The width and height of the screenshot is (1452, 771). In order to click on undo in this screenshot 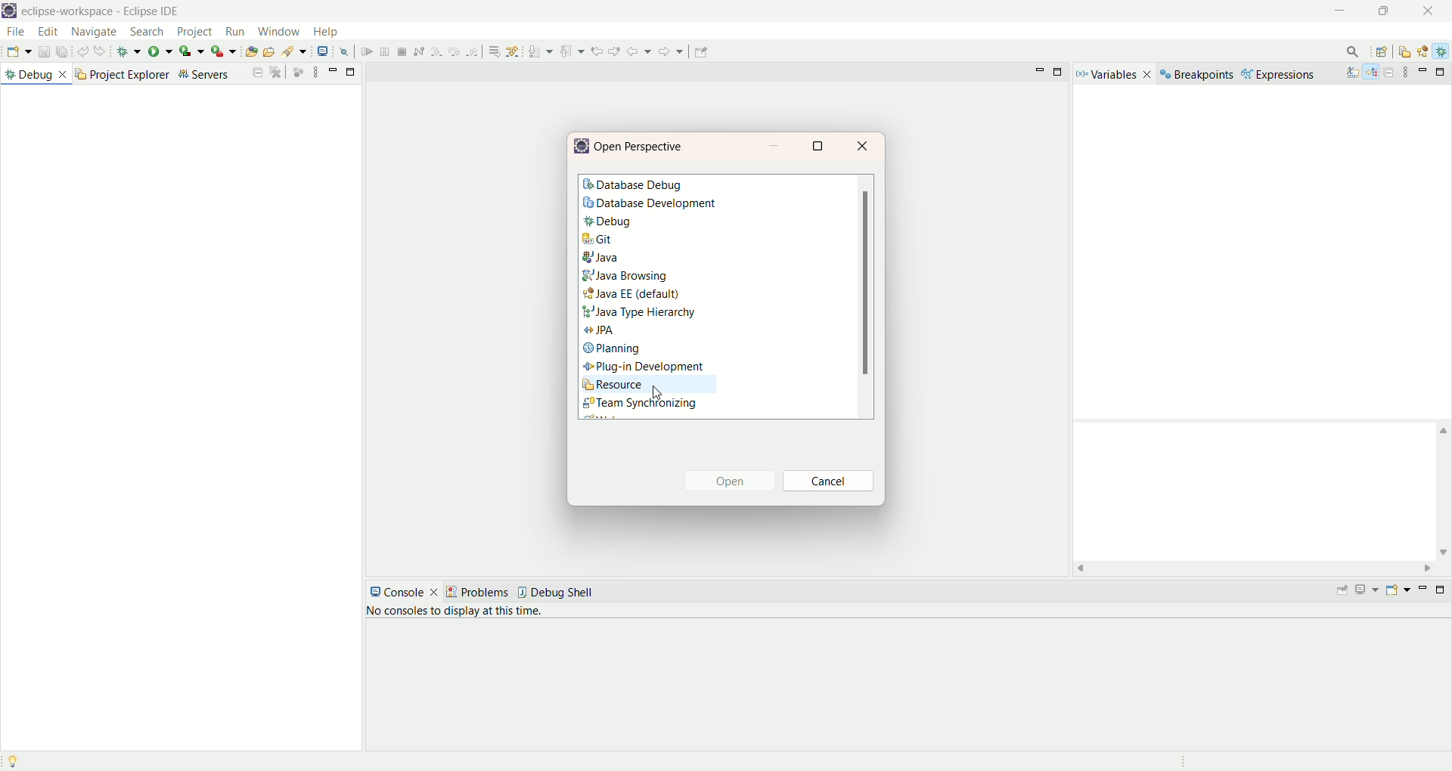, I will do `click(82, 51)`.